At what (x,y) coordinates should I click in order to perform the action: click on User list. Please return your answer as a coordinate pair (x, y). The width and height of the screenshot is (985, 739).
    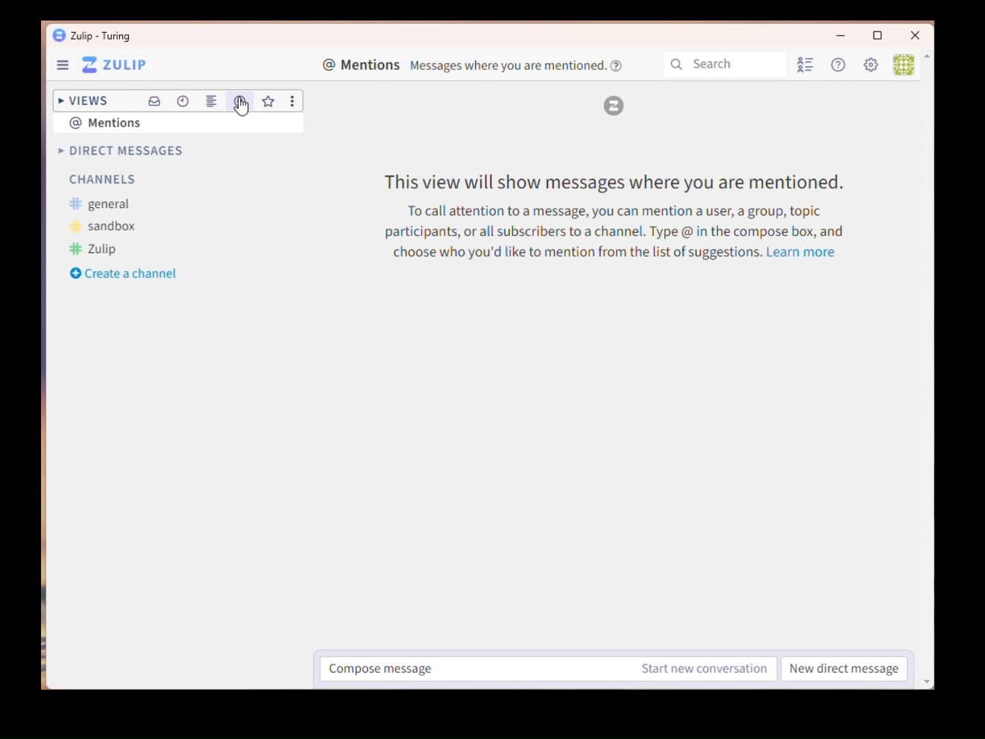
    Looking at the image, I should click on (808, 67).